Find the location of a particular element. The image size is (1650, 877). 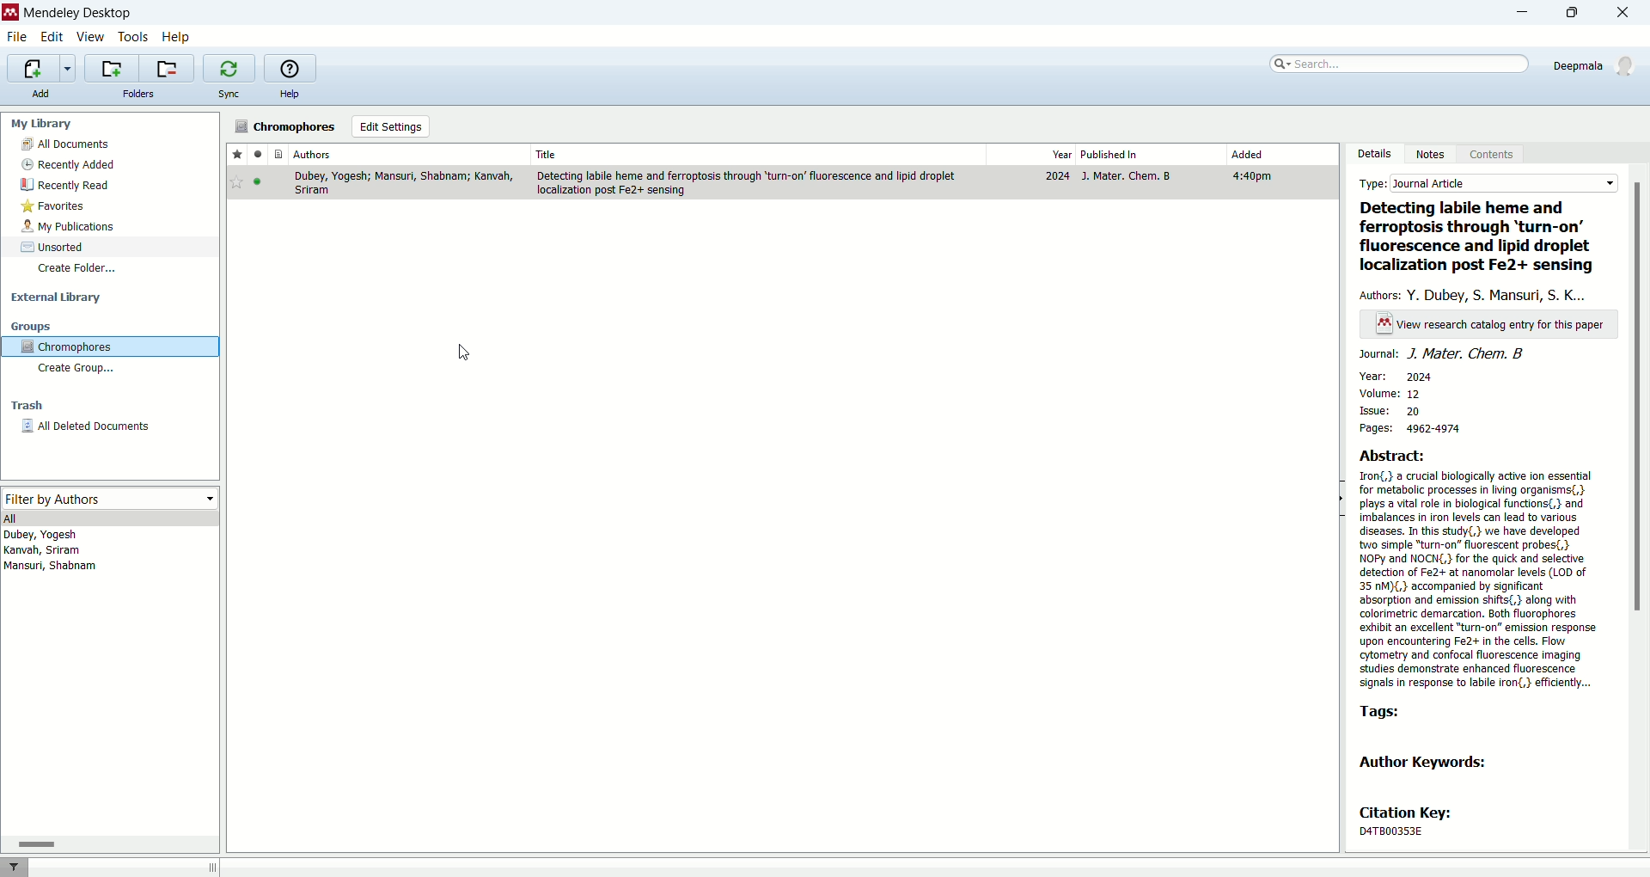

favorite is located at coordinates (236, 155).